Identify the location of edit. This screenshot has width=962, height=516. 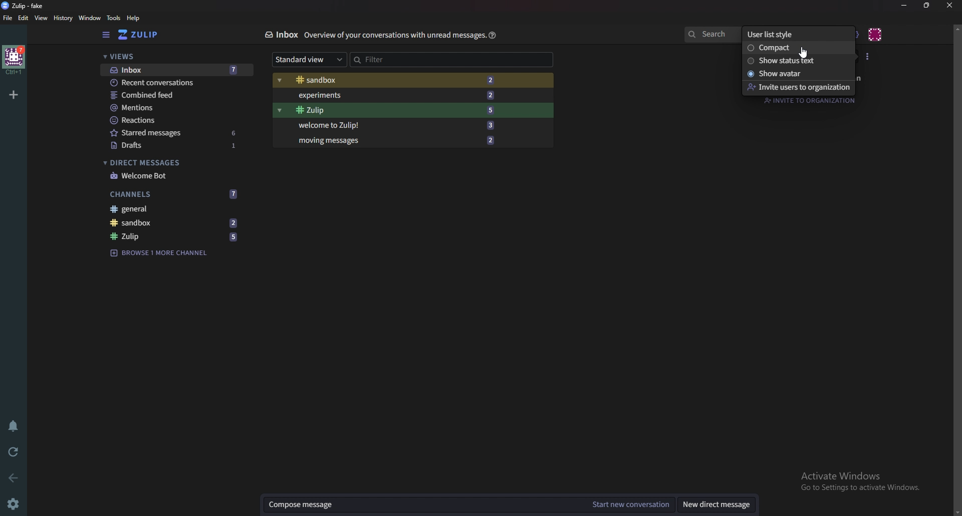
(23, 19).